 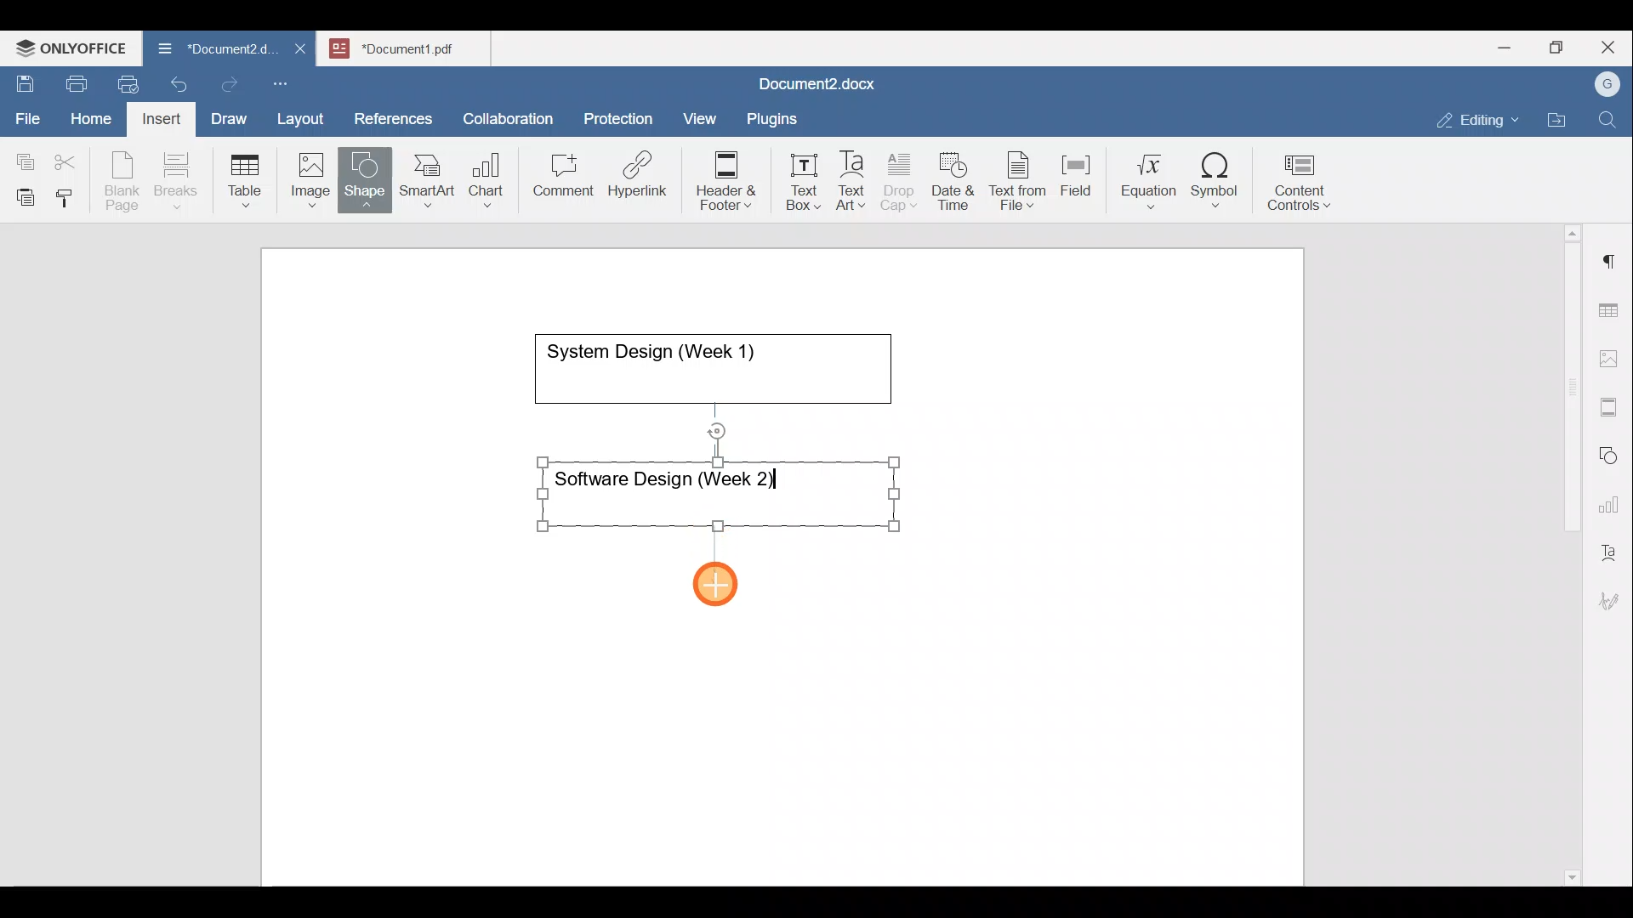 What do you see at coordinates (246, 177) in the screenshot?
I see `Table` at bounding box center [246, 177].